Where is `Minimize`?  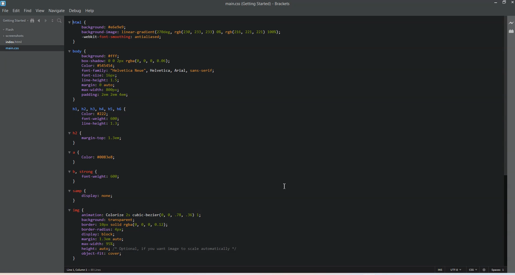
Minimize is located at coordinates (495, 3).